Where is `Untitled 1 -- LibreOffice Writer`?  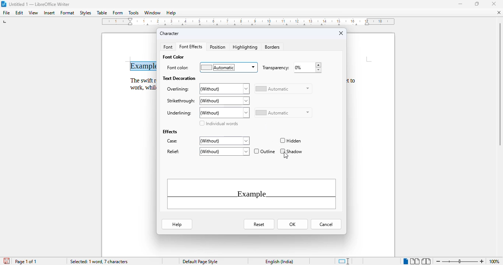 Untitled 1 -- LibreOffice Writer is located at coordinates (40, 4).